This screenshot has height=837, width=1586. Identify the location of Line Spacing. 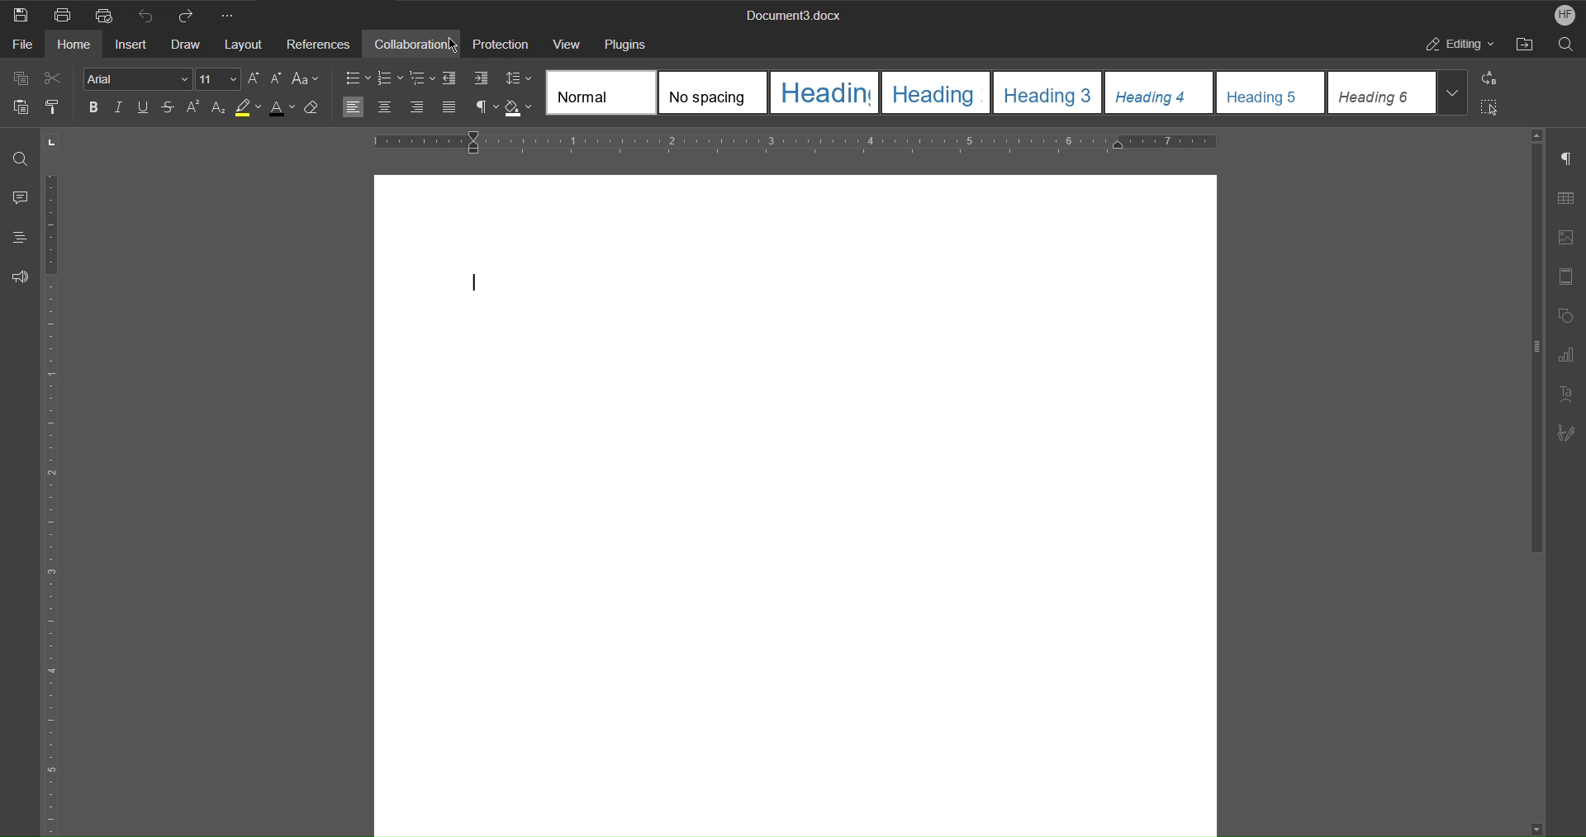
(519, 78).